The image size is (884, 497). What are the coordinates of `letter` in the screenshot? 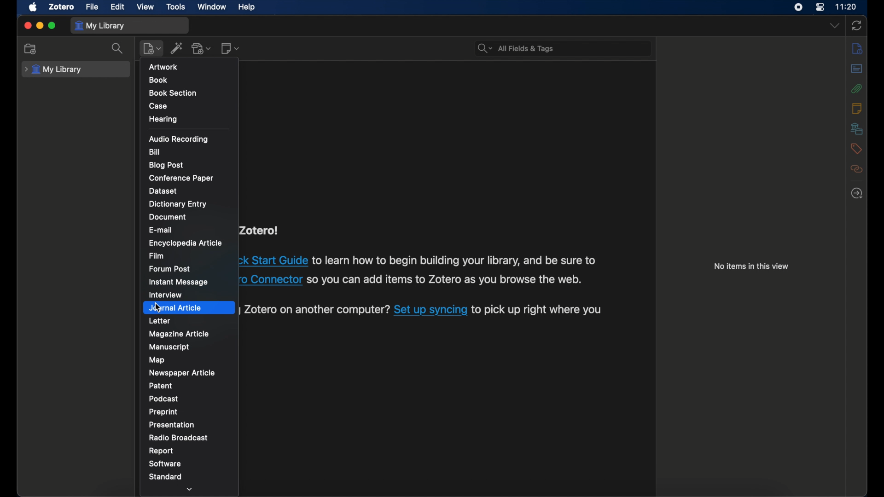 It's located at (160, 321).